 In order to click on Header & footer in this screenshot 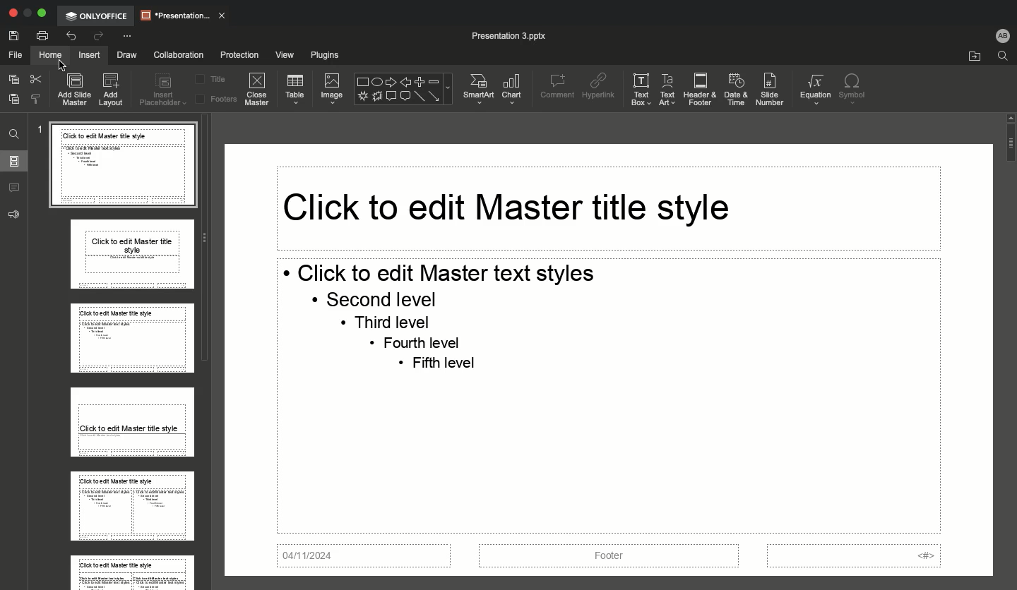, I will do `click(698, 89)`.